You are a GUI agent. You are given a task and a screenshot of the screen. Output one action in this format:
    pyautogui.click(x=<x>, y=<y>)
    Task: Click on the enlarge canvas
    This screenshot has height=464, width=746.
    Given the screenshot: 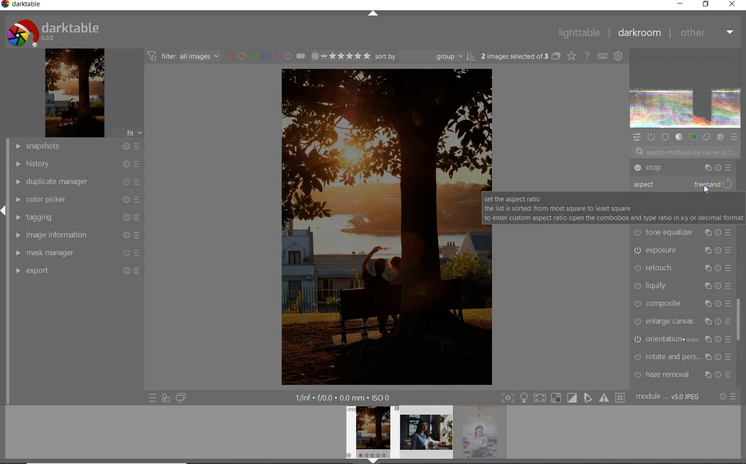 What is the action you would take?
    pyautogui.click(x=681, y=320)
    